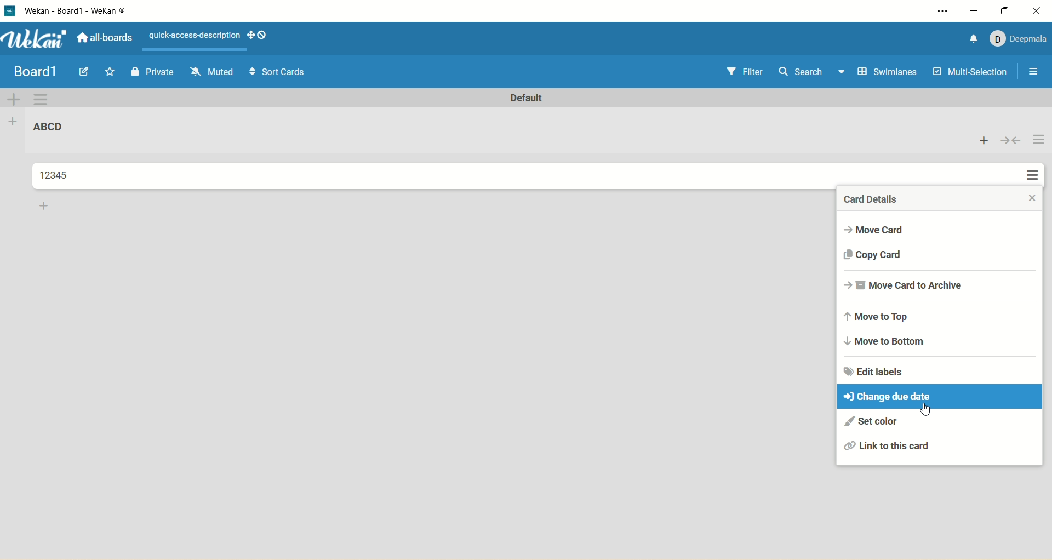 This screenshot has height=560, width=1052. Describe the element at coordinates (15, 99) in the screenshot. I see `add swimlane` at that location.